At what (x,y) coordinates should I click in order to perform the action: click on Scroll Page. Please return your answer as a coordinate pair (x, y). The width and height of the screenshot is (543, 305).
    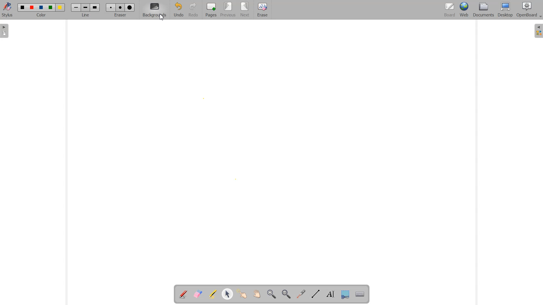
    Looking at the image, I should click on (257, 295).